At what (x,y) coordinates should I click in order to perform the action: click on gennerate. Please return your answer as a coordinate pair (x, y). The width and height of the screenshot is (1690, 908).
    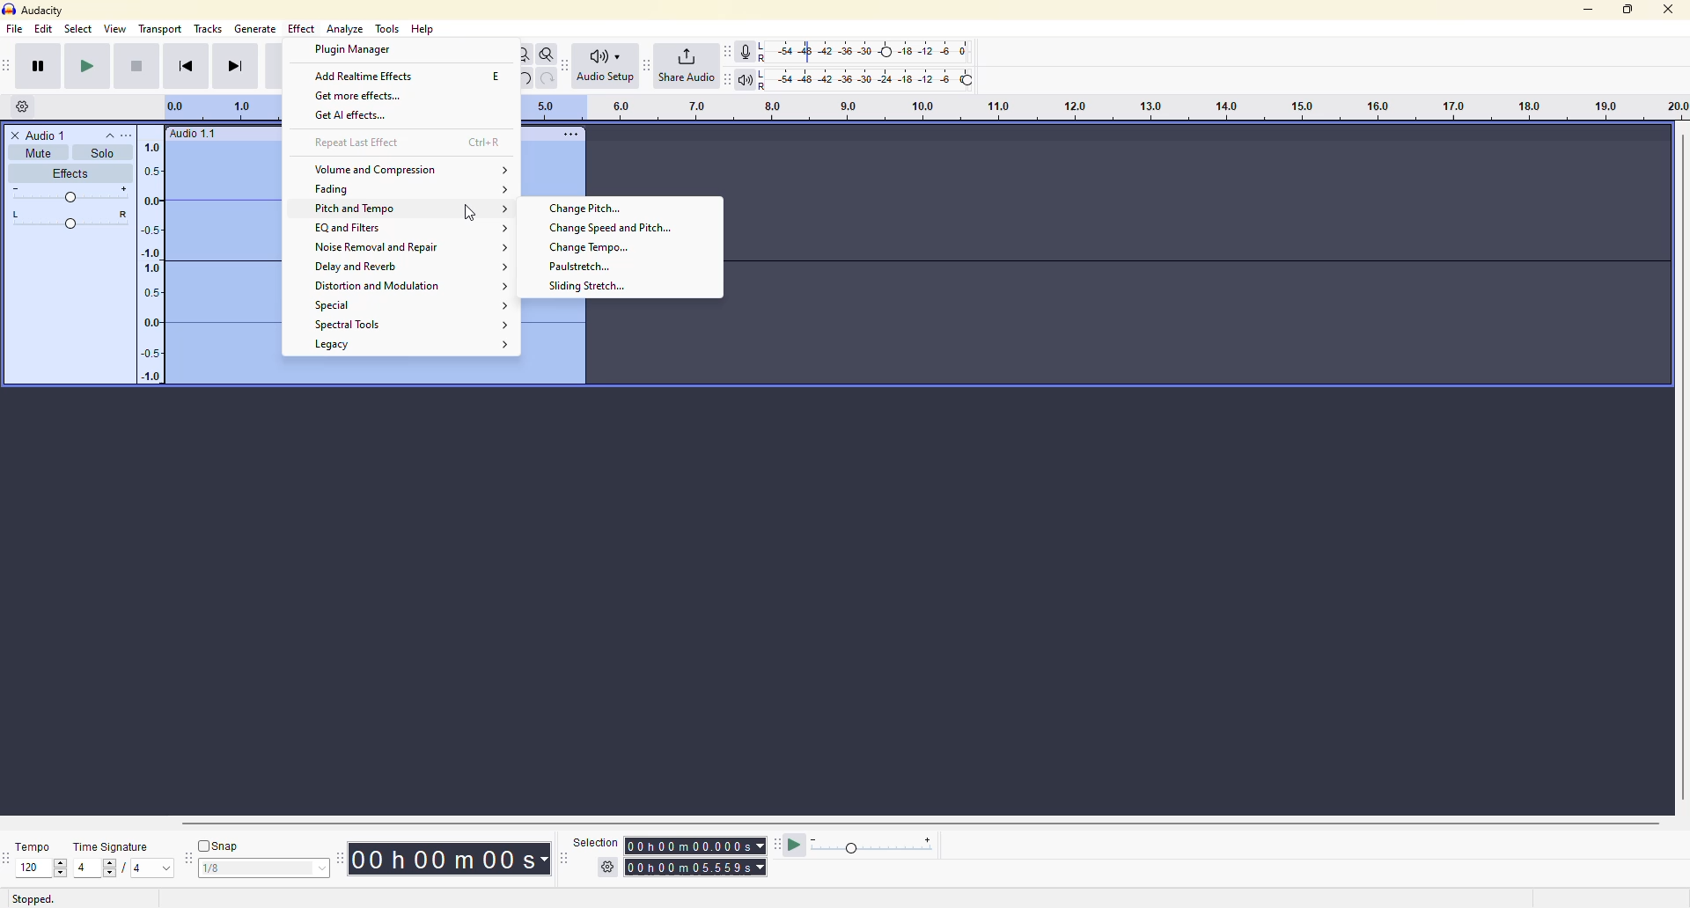
    Looking at the image, I should click on (254, 28).